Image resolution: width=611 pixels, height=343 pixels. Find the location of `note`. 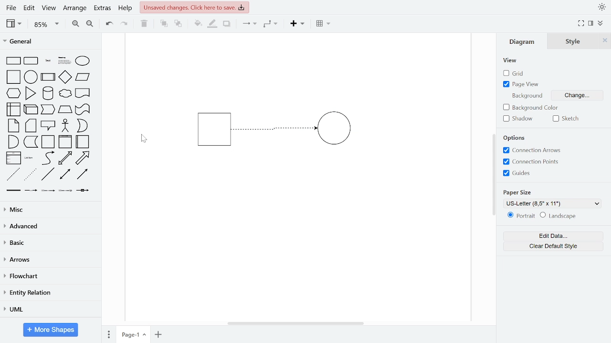

note is located at coordinates (14, 125).